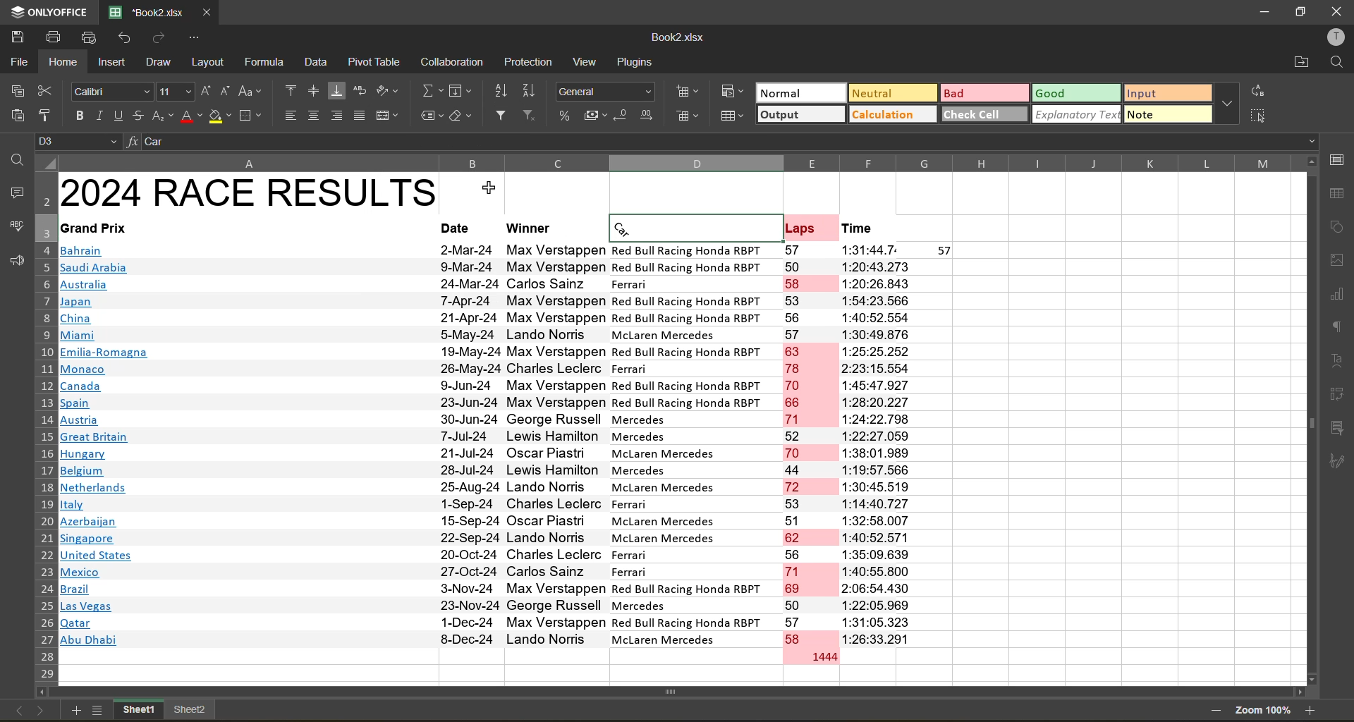 The image size is (1354, 722). What do you see at coordinates (986, 92) in the screenshot?
I see `bad` at bounding box center [986, 92].